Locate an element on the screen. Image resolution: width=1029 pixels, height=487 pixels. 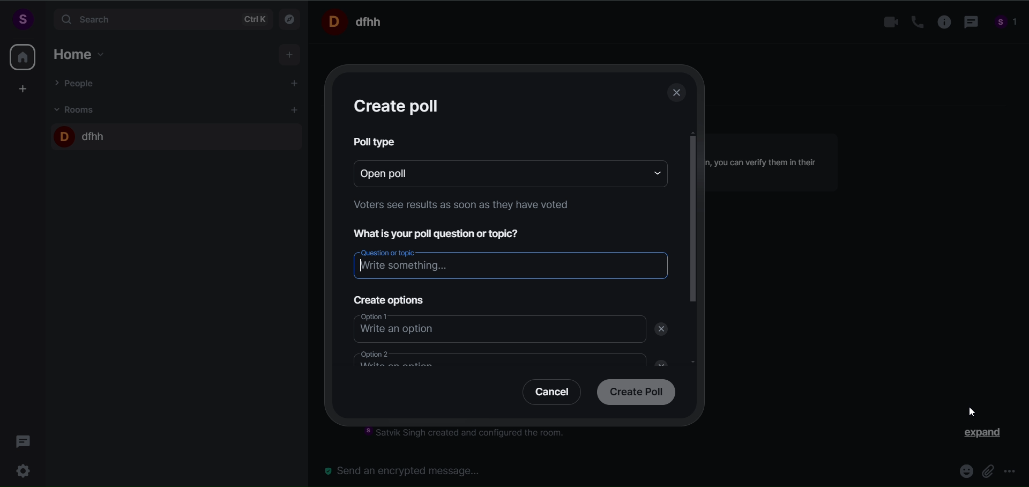
people is located at coordinates (77, 83).